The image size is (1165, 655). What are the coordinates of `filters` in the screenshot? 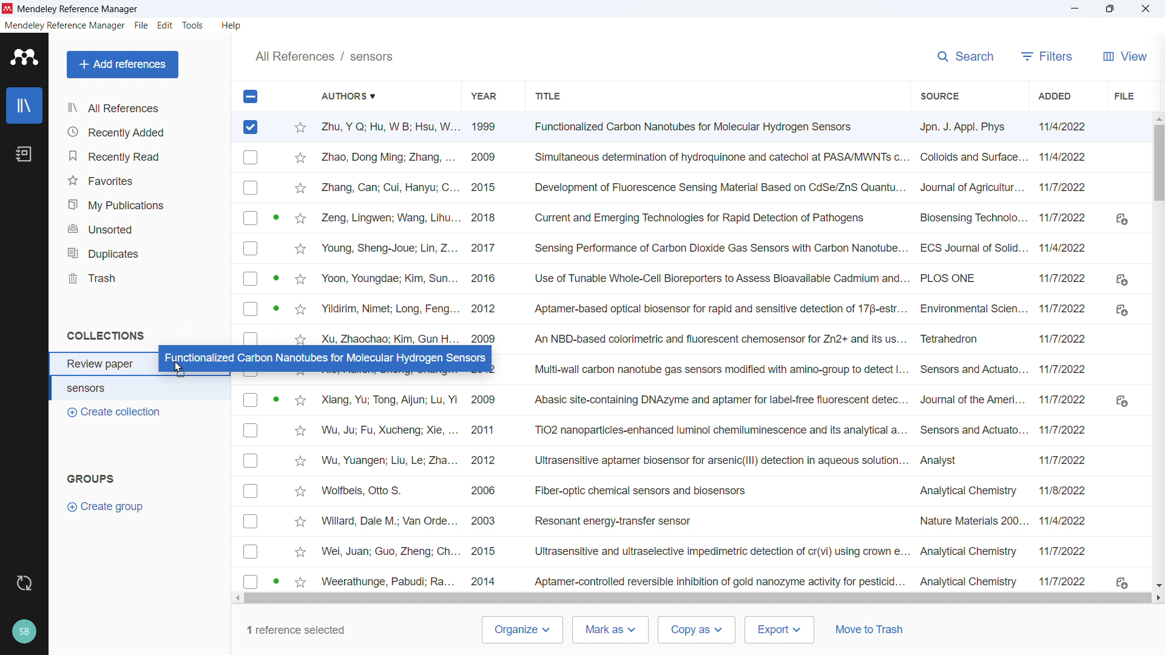 It's located at (1046, 56).